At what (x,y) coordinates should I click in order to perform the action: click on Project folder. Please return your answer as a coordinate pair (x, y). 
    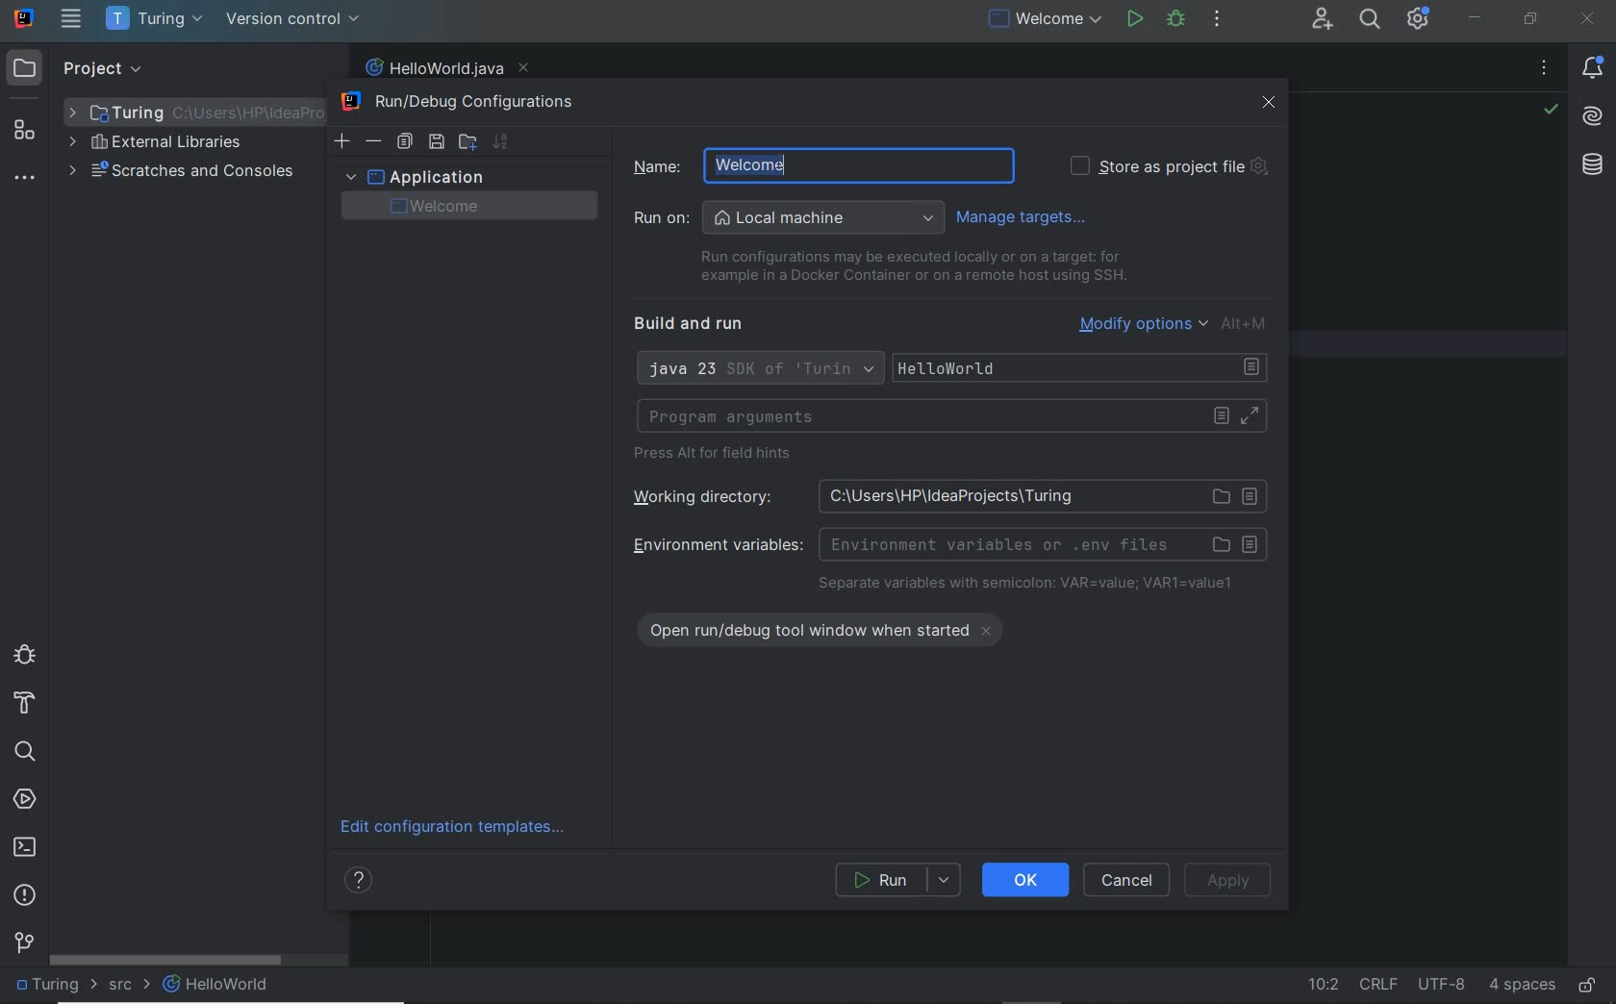
    Looking at the image, I should click on (189, 112).